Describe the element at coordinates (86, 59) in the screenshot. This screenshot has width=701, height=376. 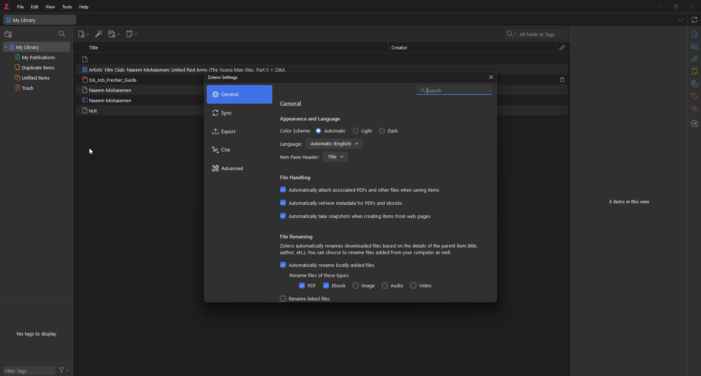
I see `file logo` at that location.